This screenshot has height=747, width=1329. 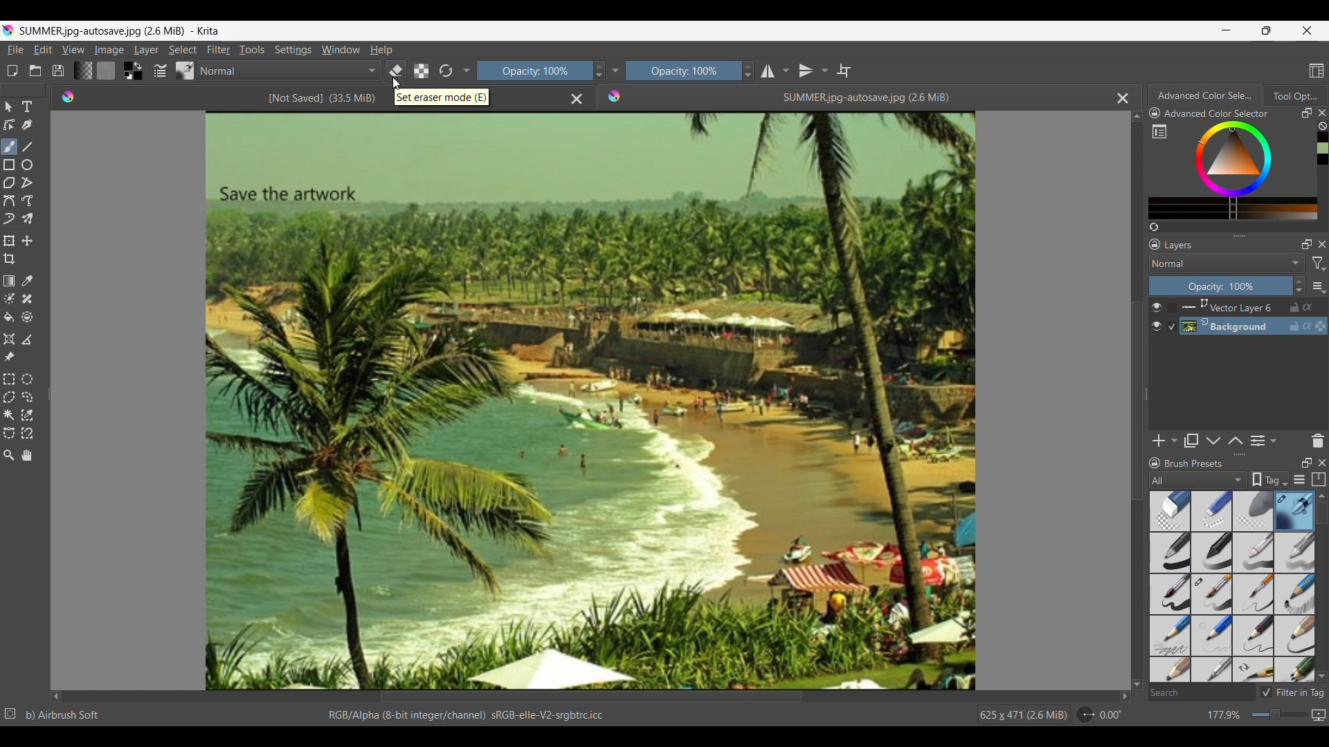 I want to click on Polygon tool, so click(x=10, y=183).